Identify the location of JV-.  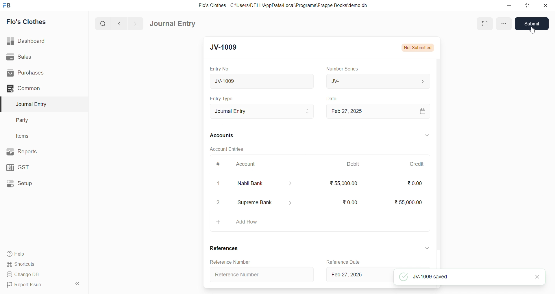
(378, 80).